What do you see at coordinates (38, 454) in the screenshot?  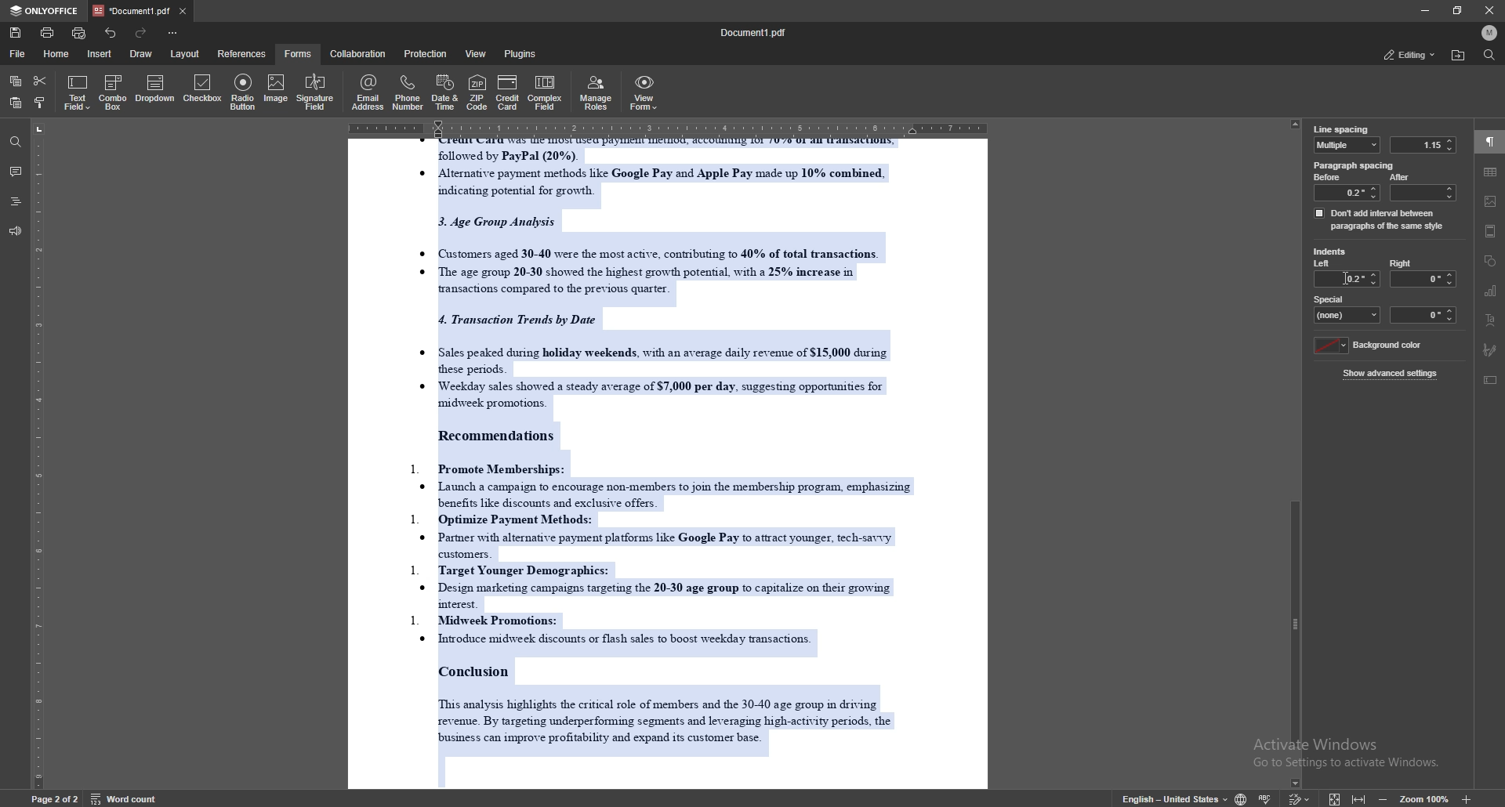 I see `vertical scale` at bounding box center [38, 454].